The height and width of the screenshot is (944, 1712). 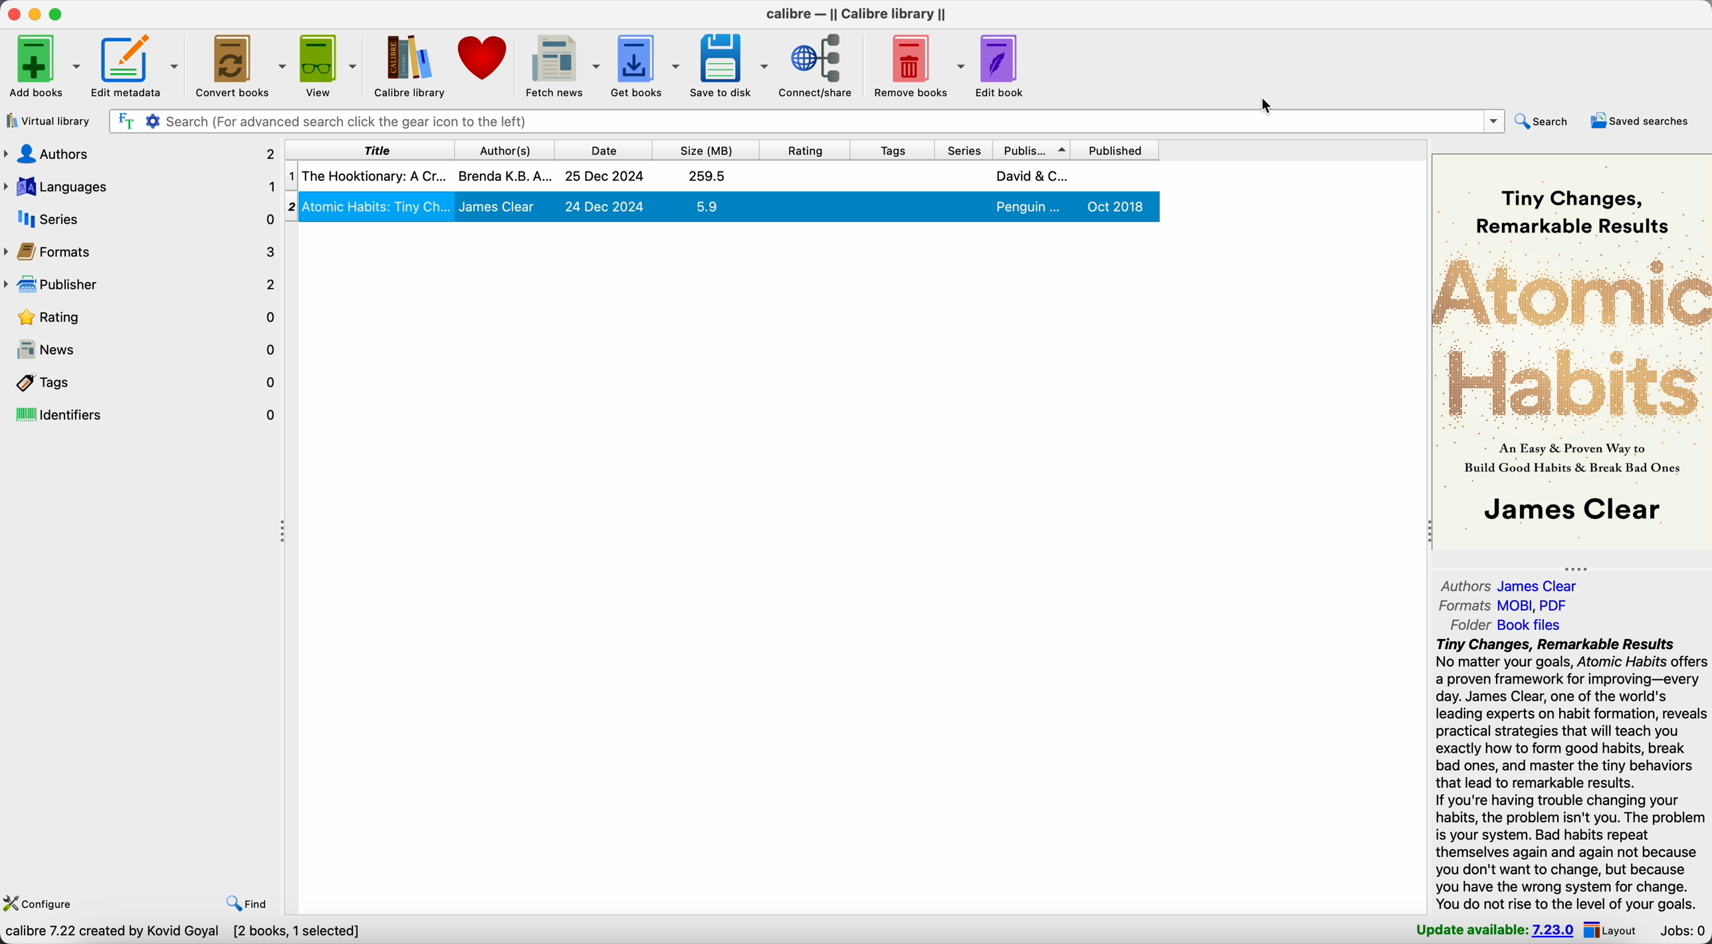 I want to click on languages, so click(x=140, y=188).